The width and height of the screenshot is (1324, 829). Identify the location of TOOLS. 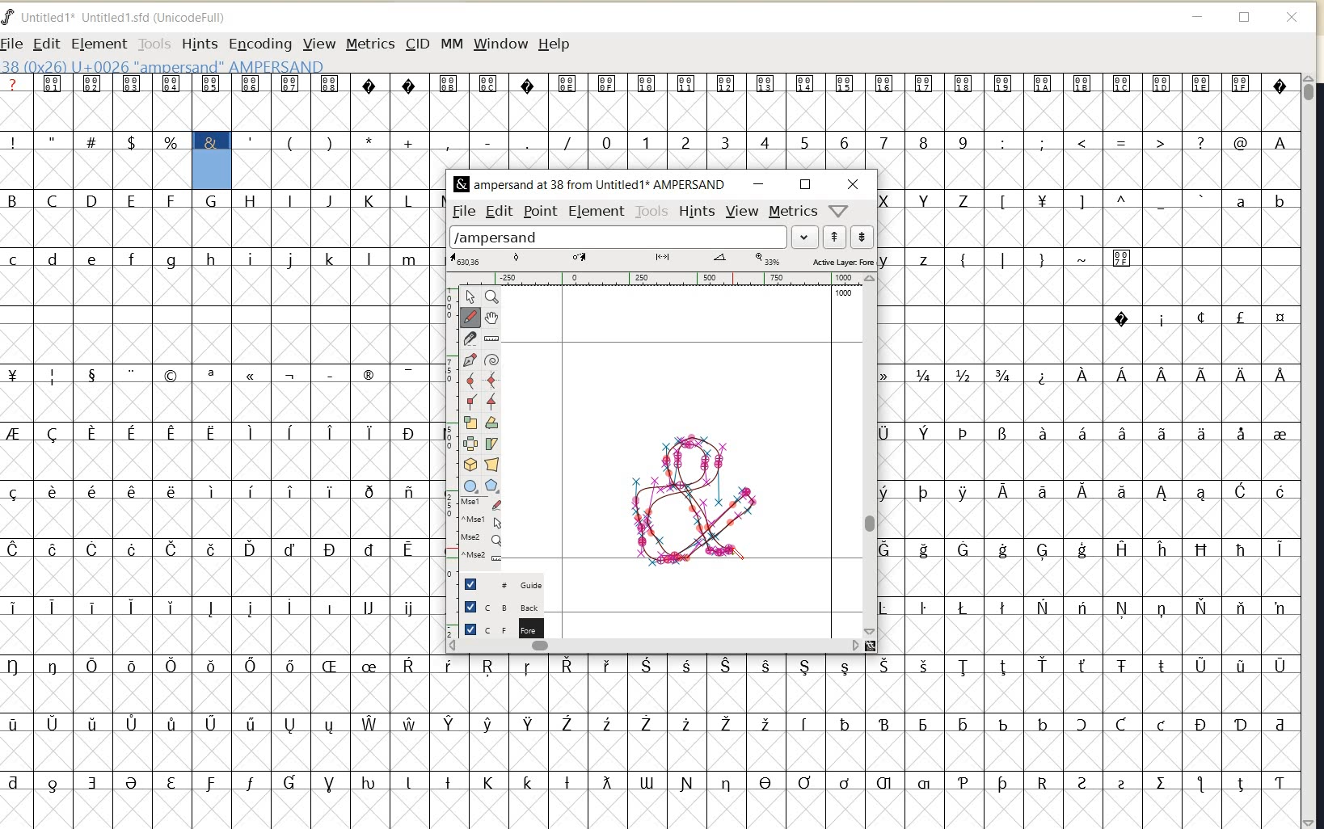
(153, 44).